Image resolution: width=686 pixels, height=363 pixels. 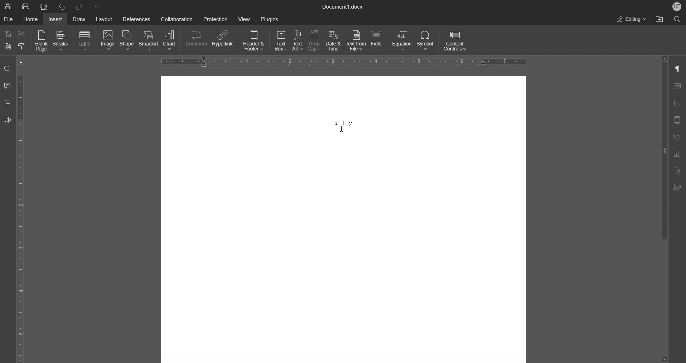 What do you see at coordinates (343, 125) in the screenshot?
I see `Finalized equation` at bounding box center [343, 125].